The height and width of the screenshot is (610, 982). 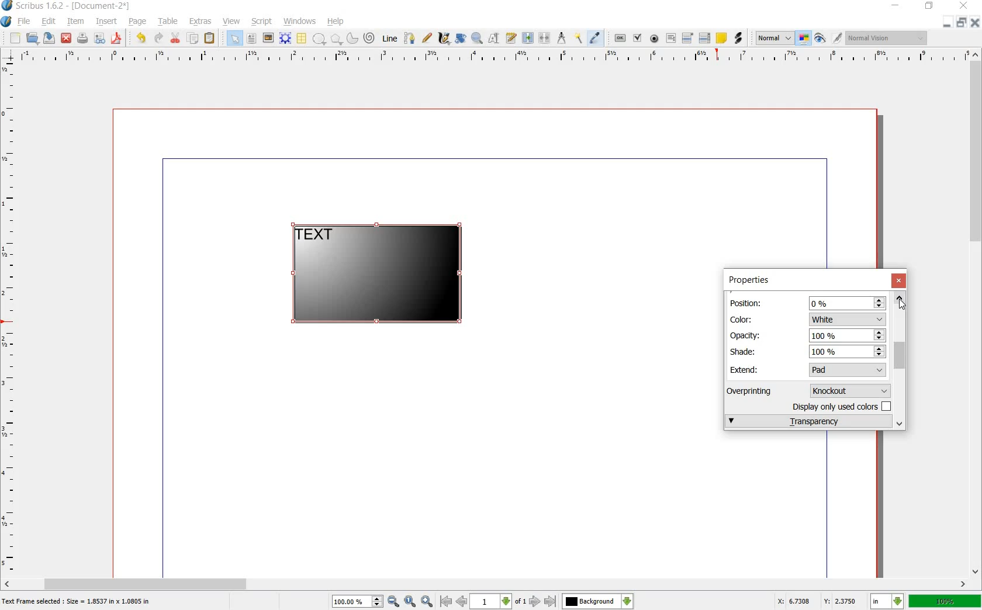 I want to click on toggle color management system, so click(x=804, y=39).